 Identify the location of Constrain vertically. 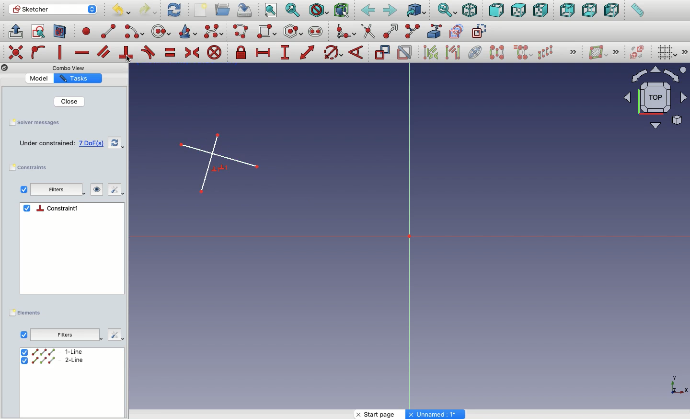
(61, 52).